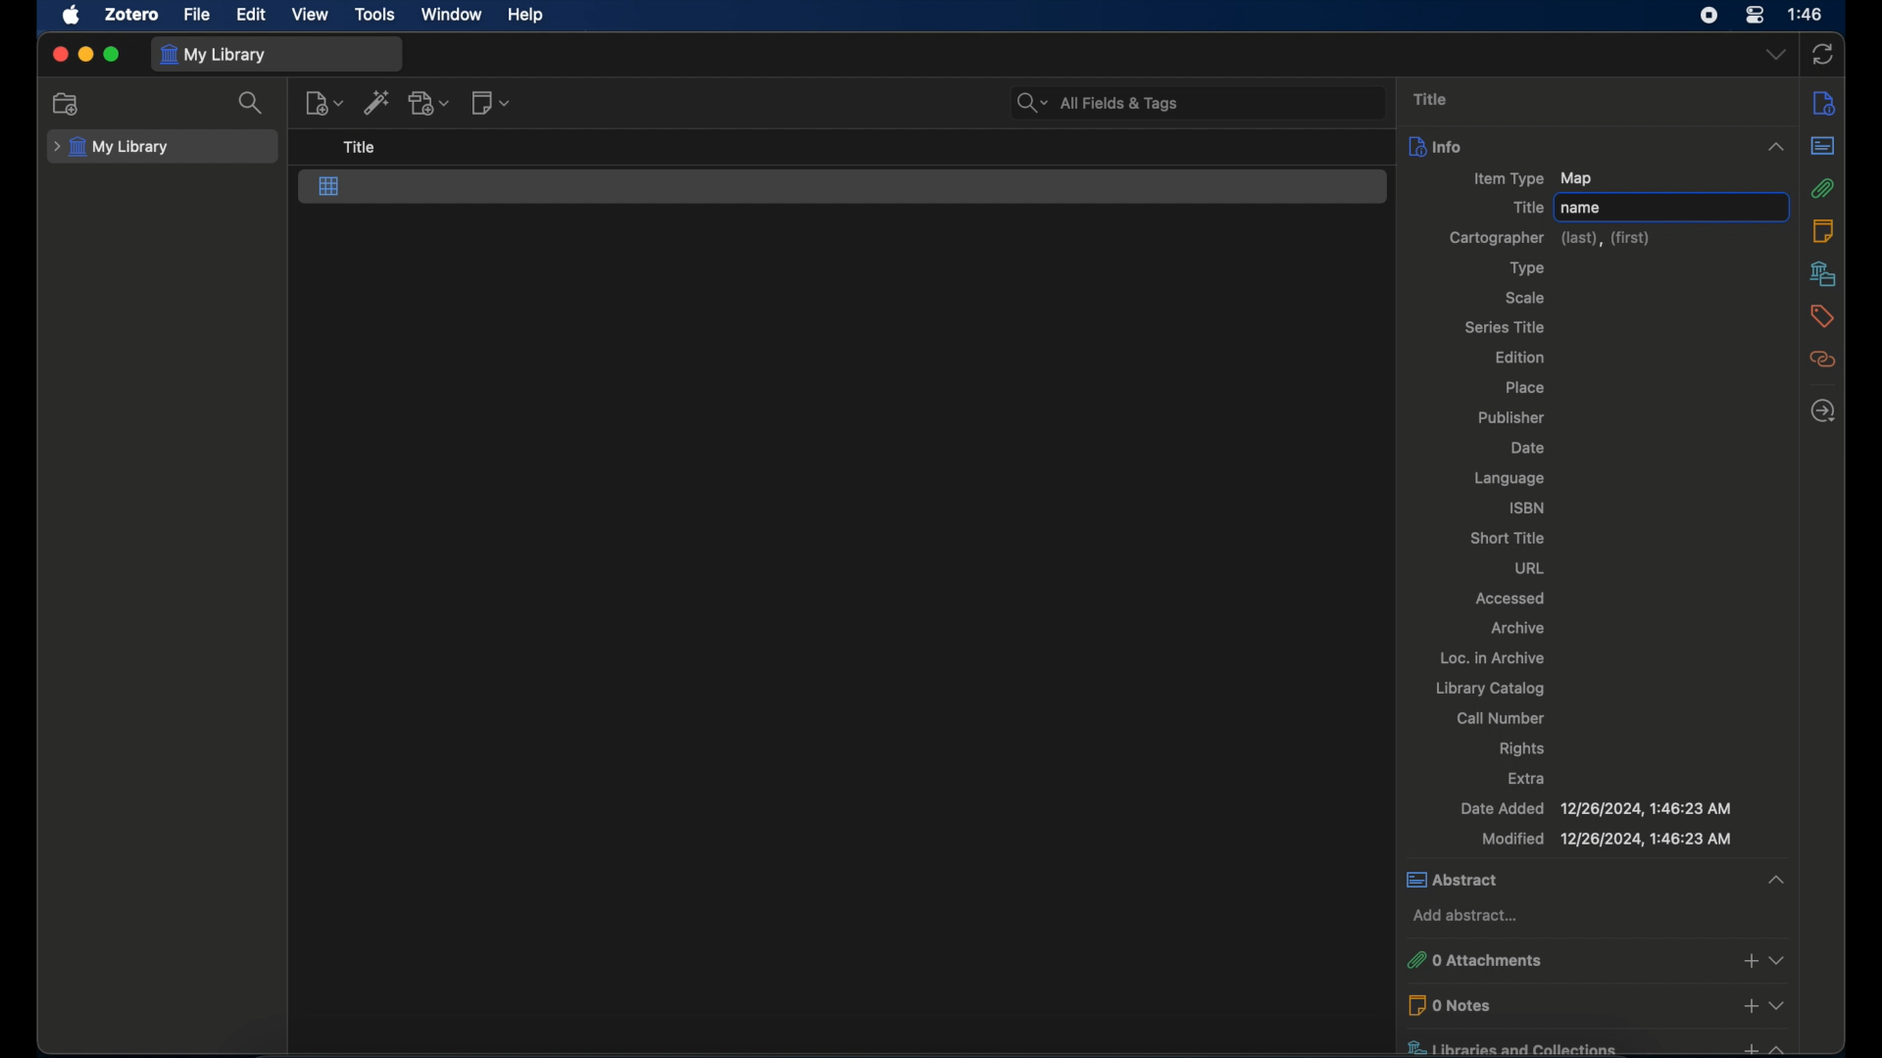 The image size is (1882, 1058). I want to click on url, so click(1530, 566).